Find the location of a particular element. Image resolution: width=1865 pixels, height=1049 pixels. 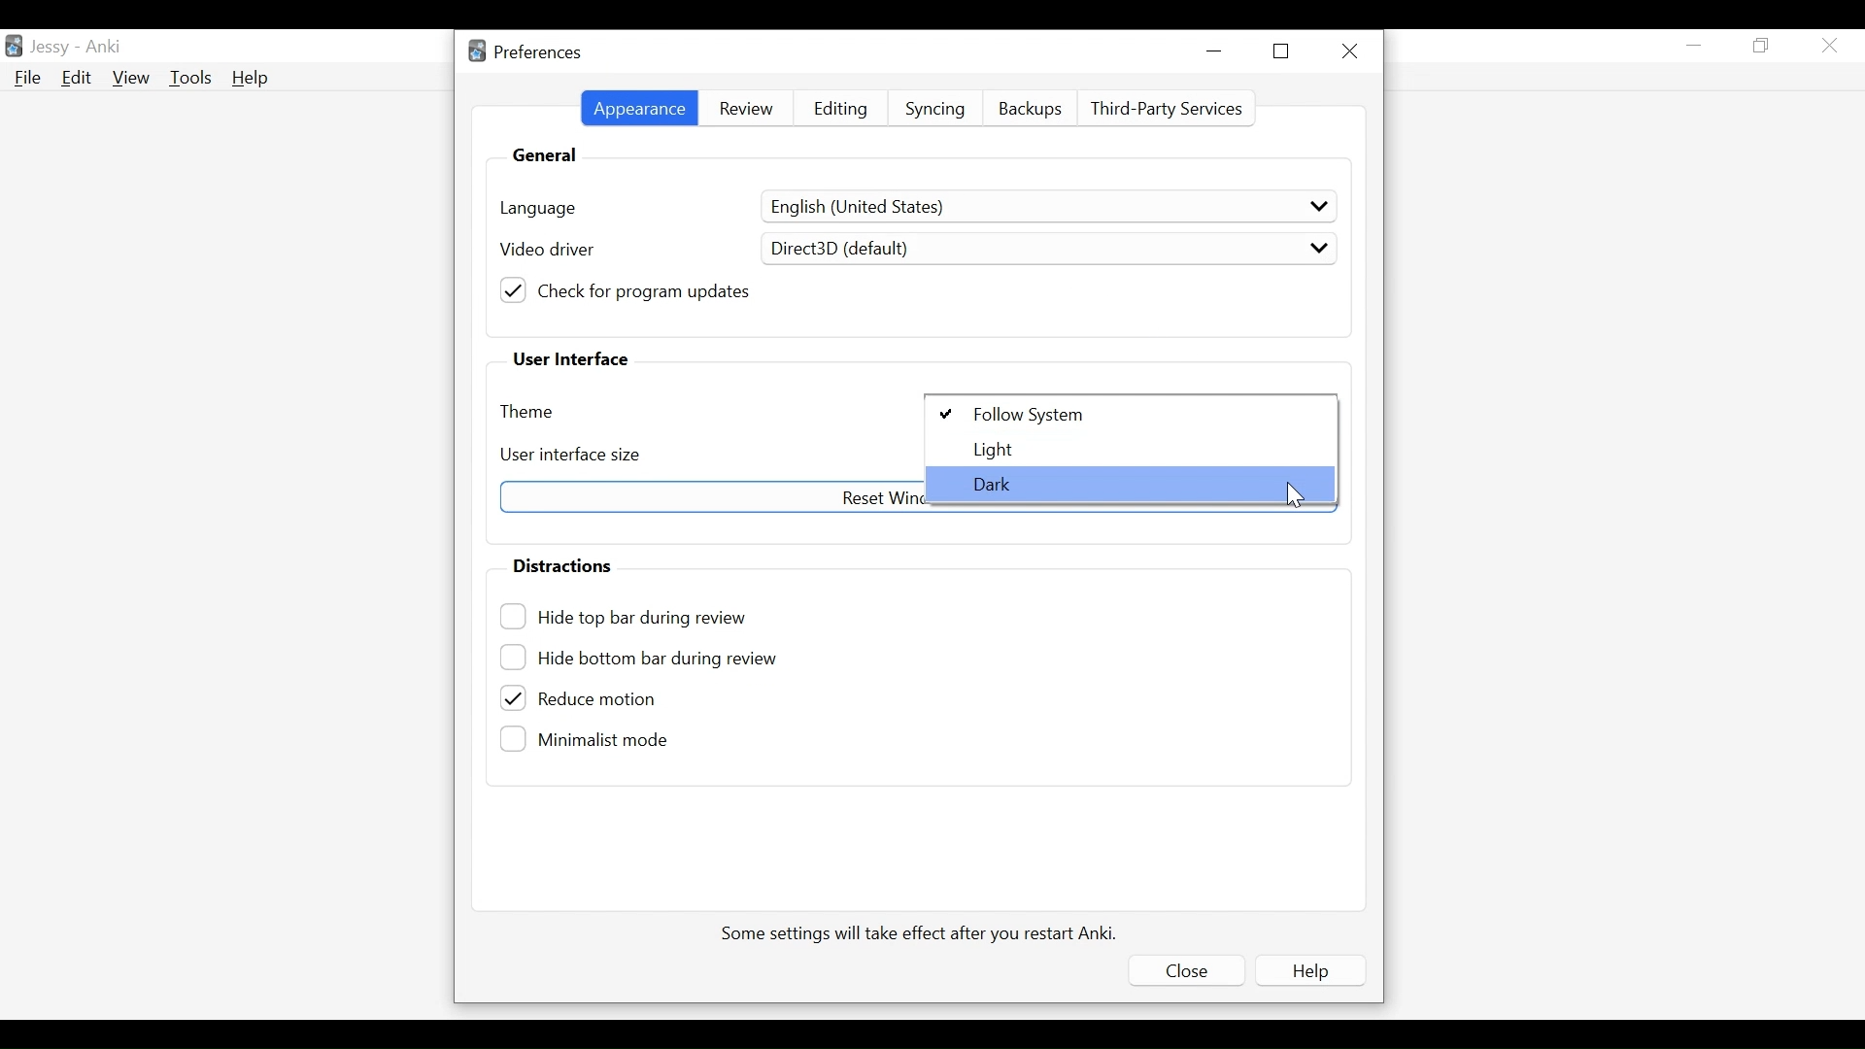

Dark  is located at coordinates (1135, 484).